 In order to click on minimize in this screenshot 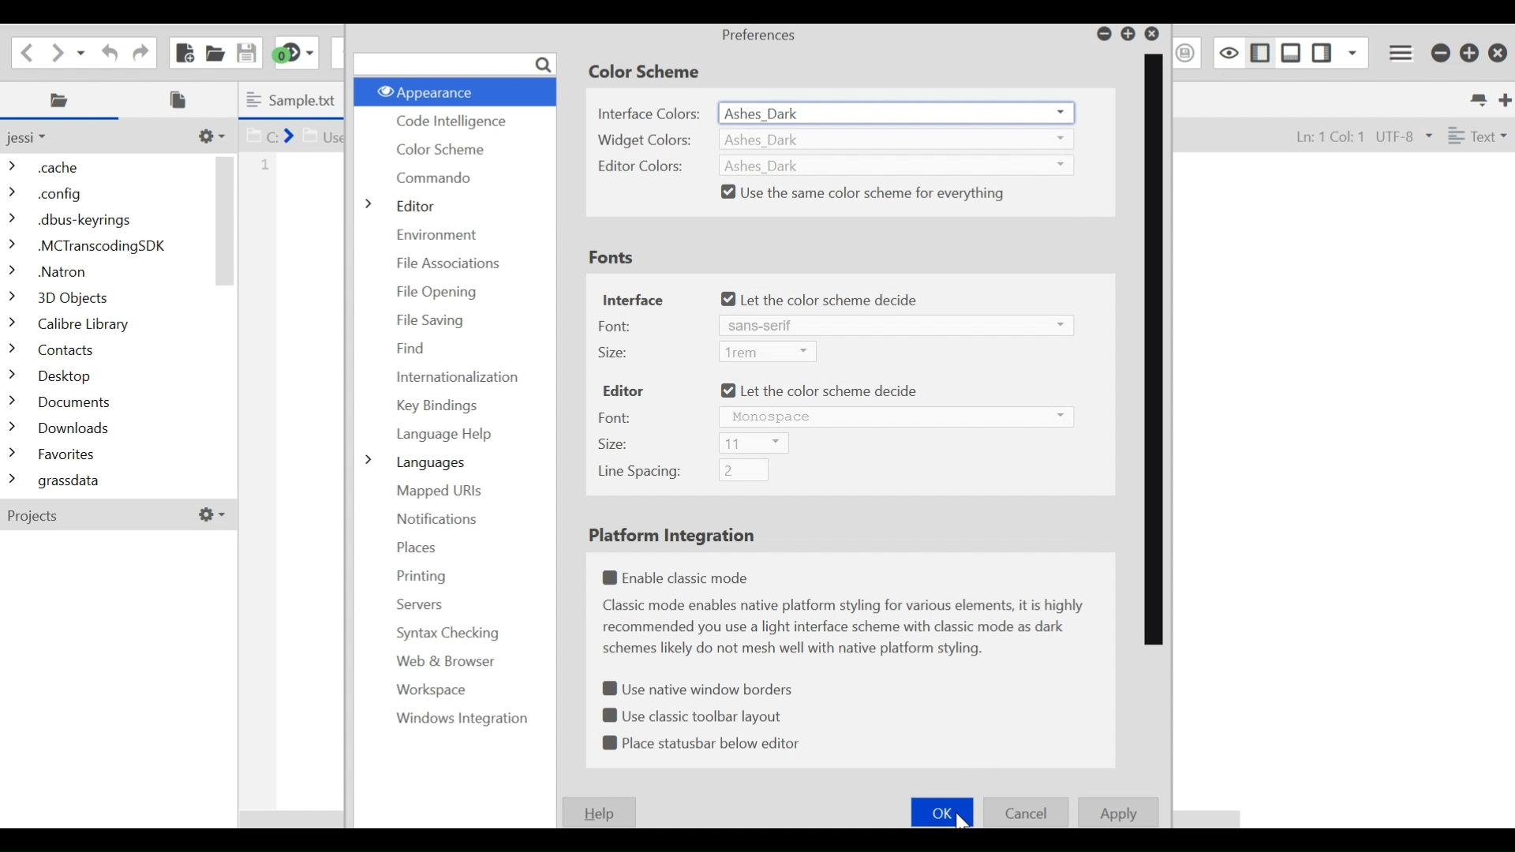, I will do `click(1440, 53)`.